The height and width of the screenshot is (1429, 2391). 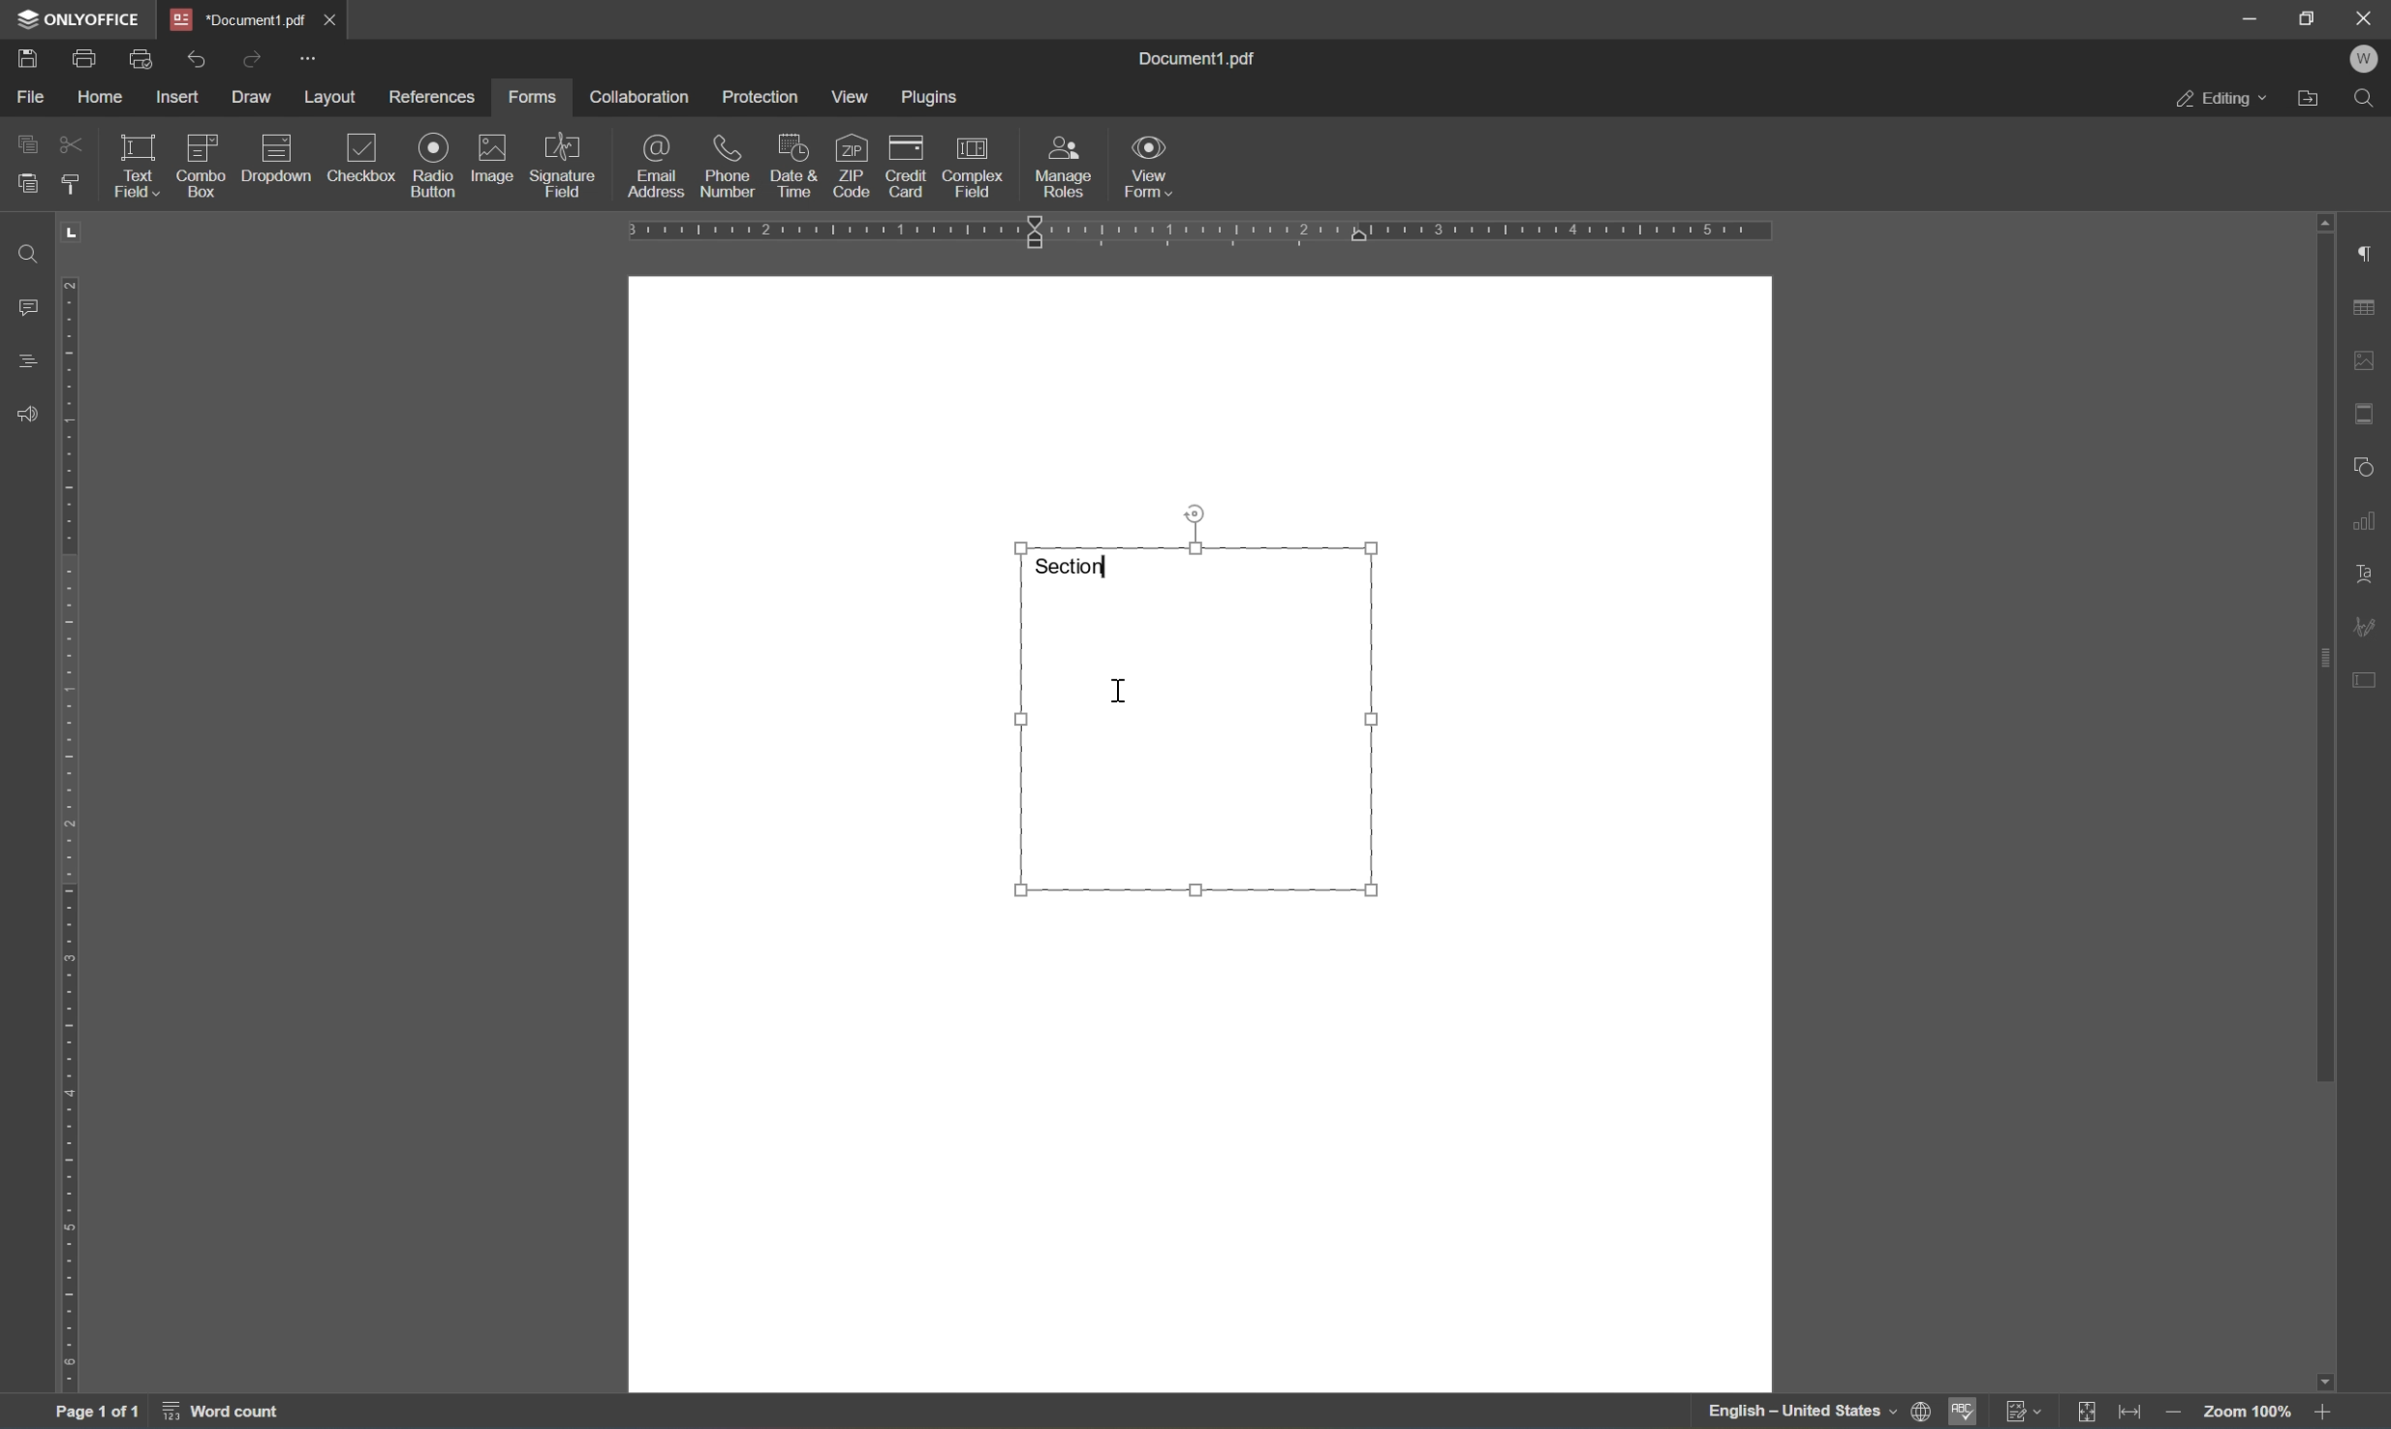 I want to click on W, so click(x=2367, y=61).